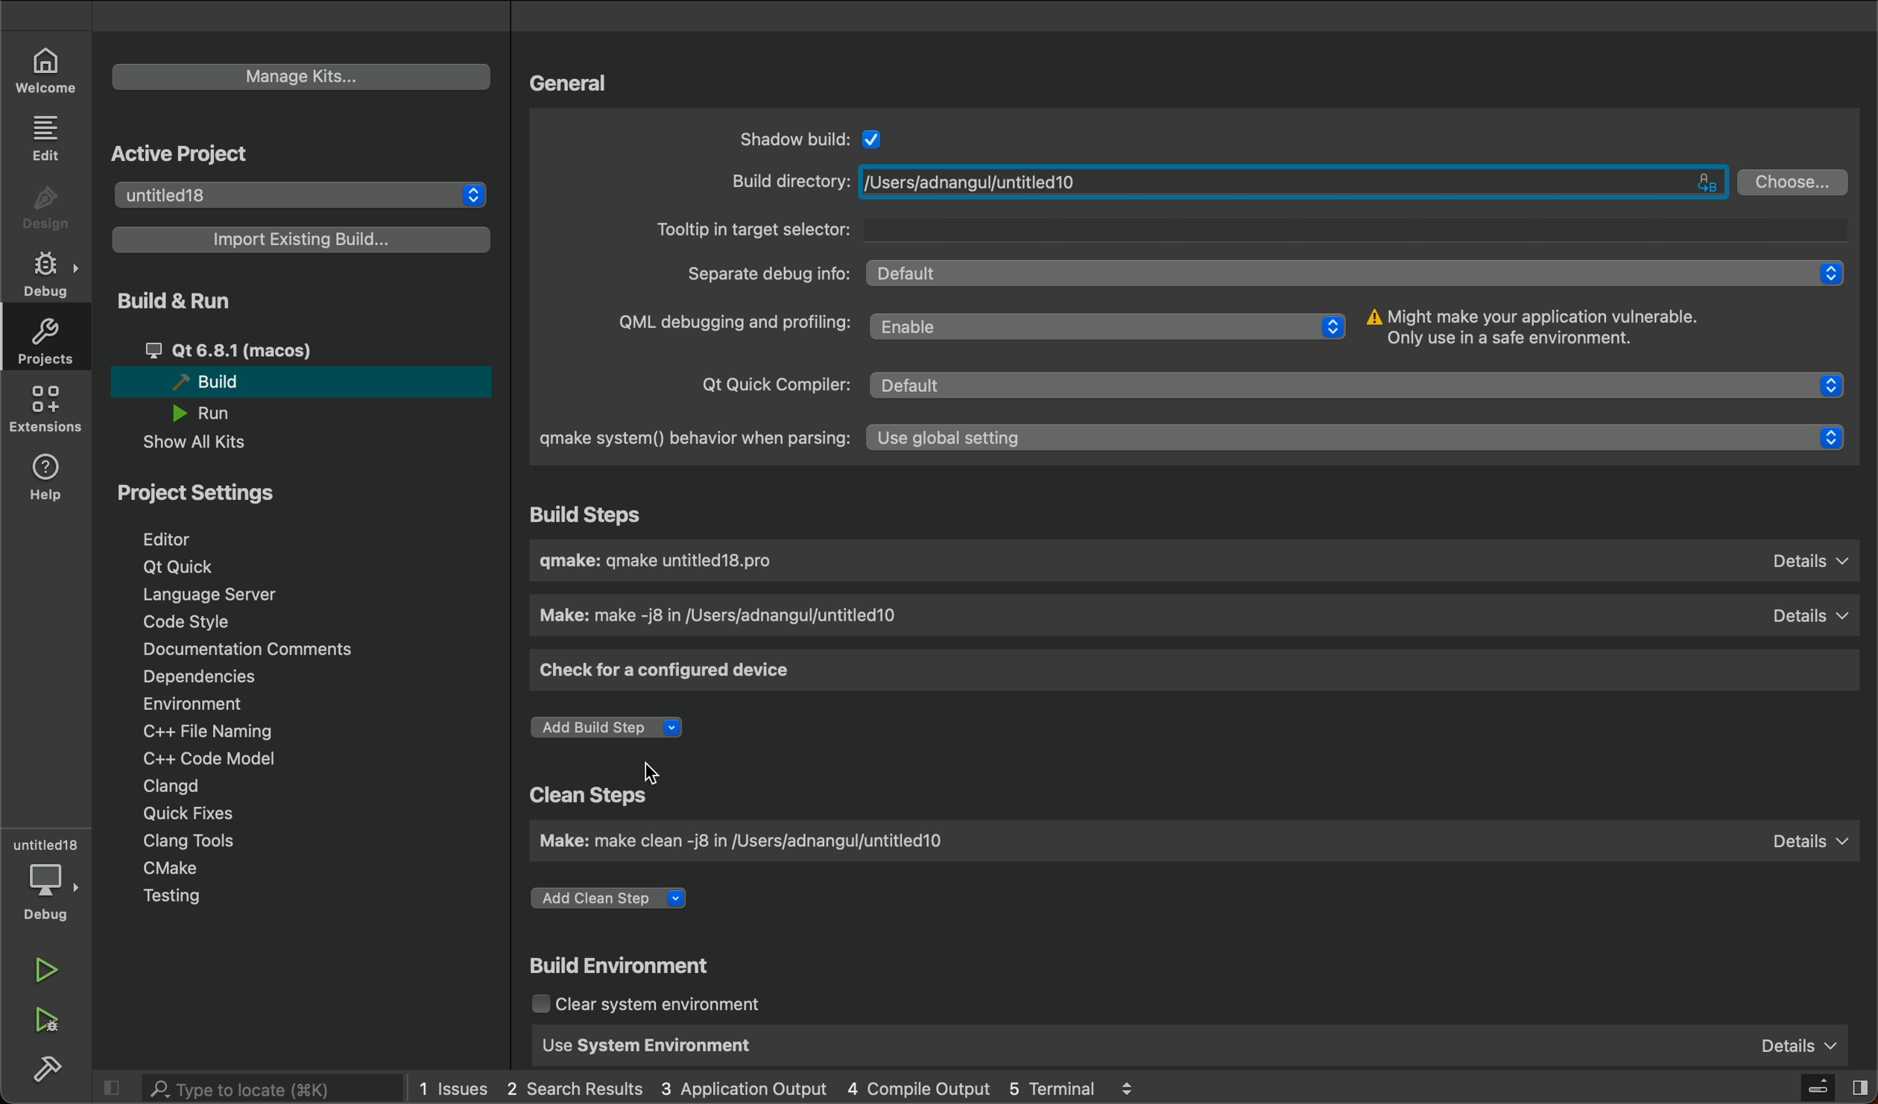 The width and height of the screenshot is (1878, 1104). I want to click on /Users/adnangul/untitled10, so click(1292, 181).